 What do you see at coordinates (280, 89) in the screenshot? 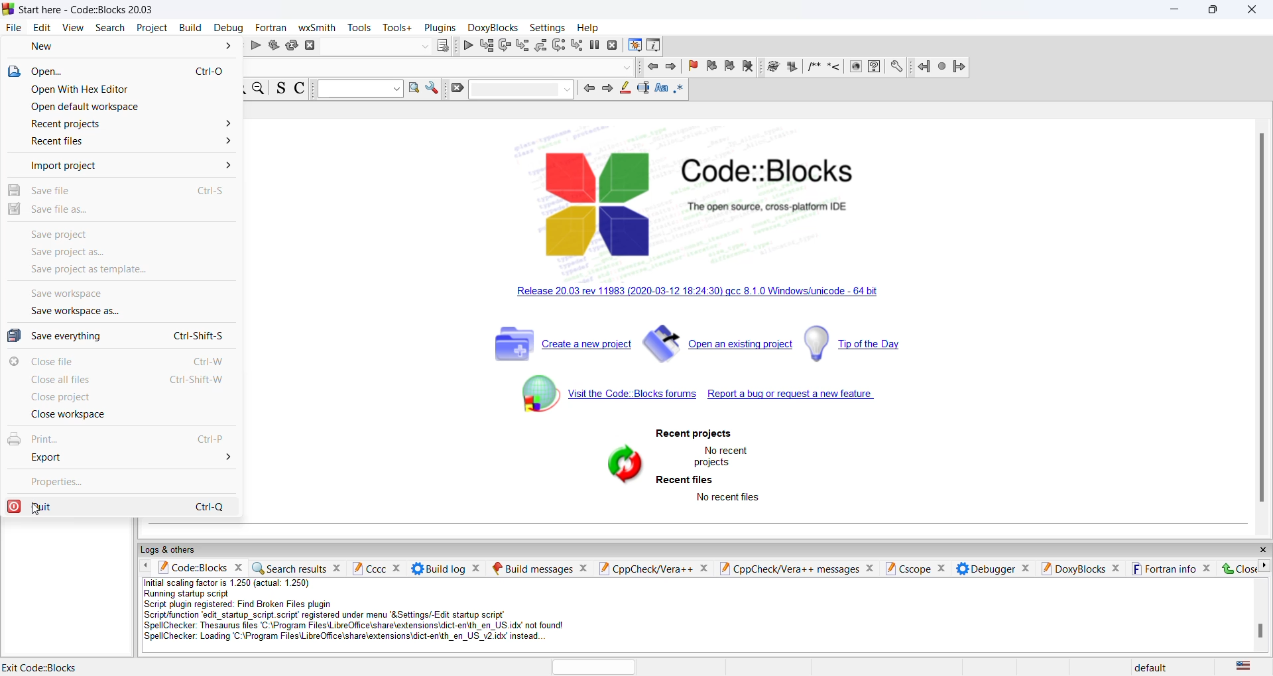
I see `toggle source` at bounding box center [280, 89].